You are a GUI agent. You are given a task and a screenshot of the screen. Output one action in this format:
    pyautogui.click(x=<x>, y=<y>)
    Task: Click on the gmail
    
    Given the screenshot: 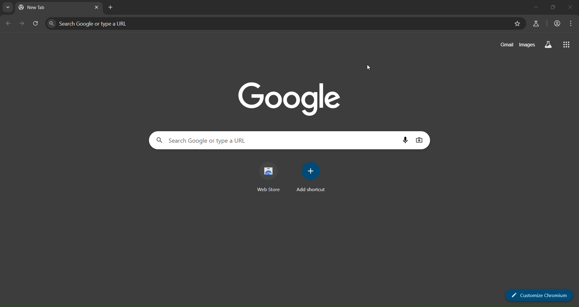 What is the action you would take?
    pyautogui.click(x=504, y=45)
    